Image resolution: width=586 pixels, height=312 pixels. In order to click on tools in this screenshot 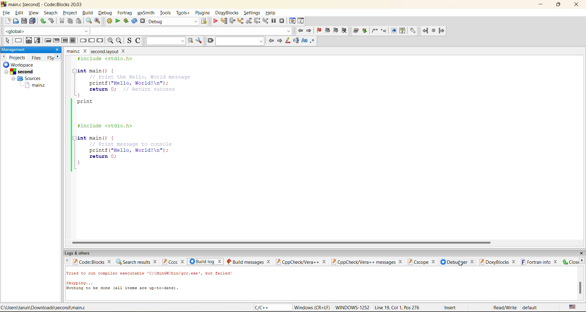, I will do `click(165, 13)`.